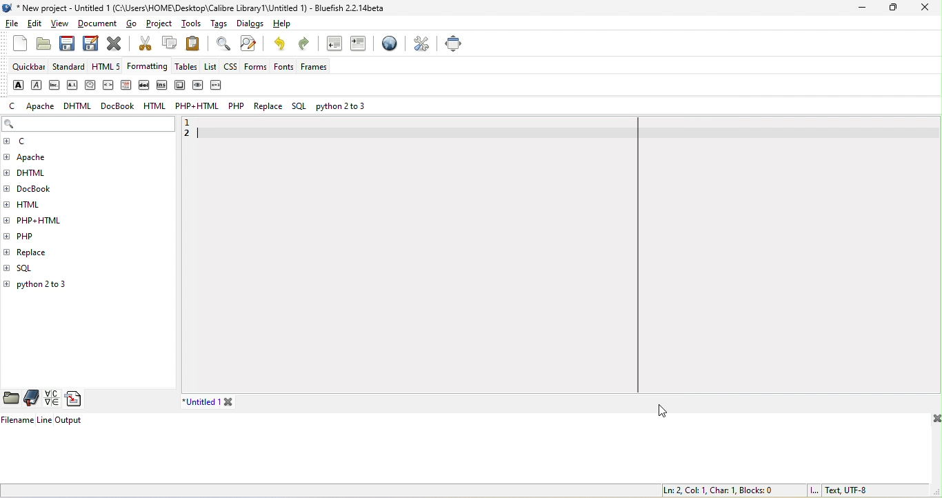 This screenshot has width=942, height=498. I want to click on find, so click(221, 43).